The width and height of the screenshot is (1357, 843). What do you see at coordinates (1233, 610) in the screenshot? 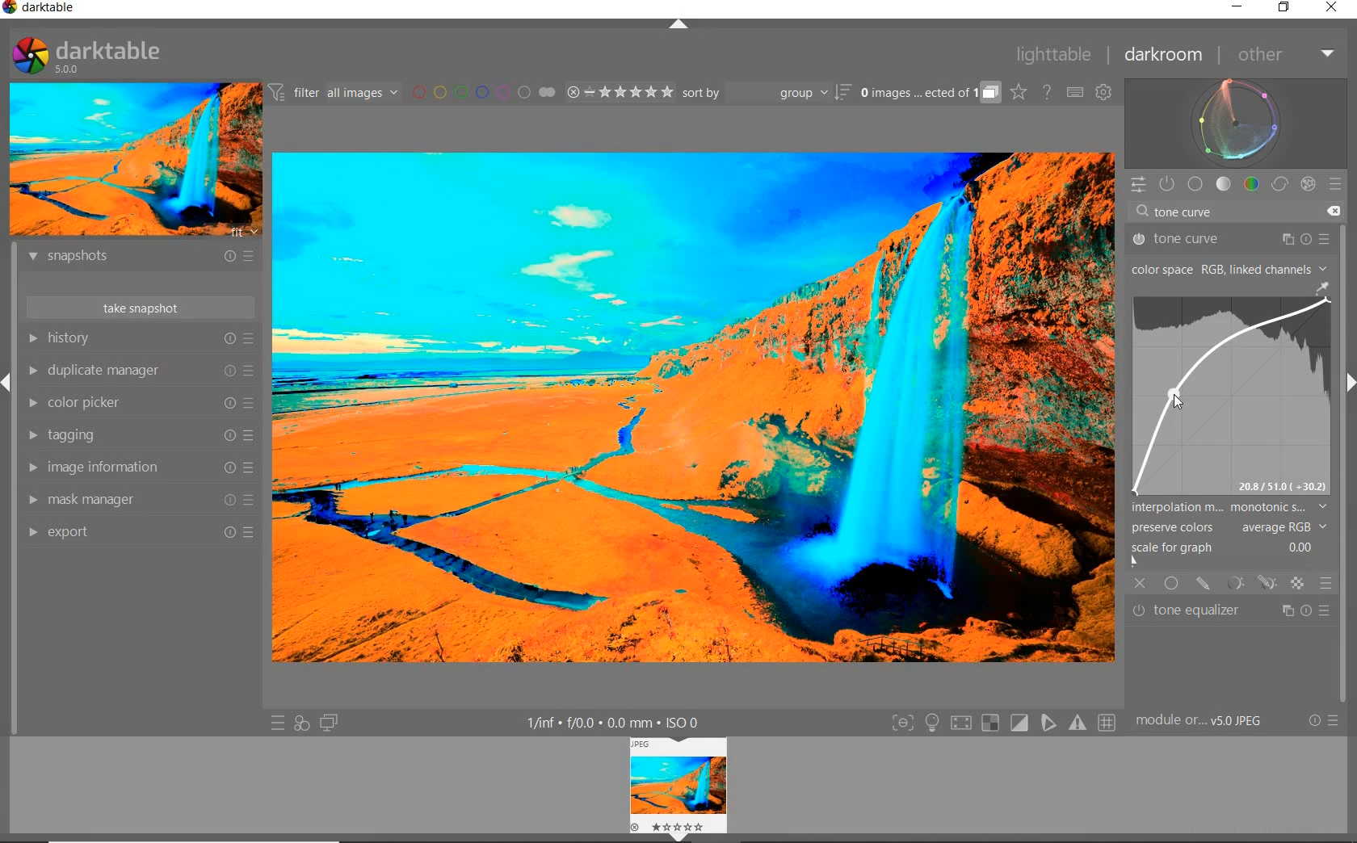
I see `tone equalizer` at bounding box center [1233, 610].